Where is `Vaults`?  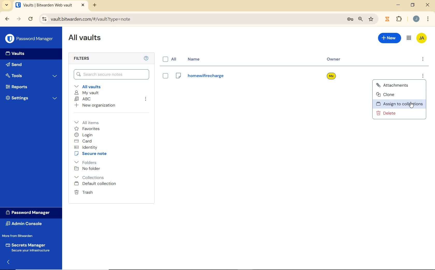
Vaults is located at coordinates (13, 54).